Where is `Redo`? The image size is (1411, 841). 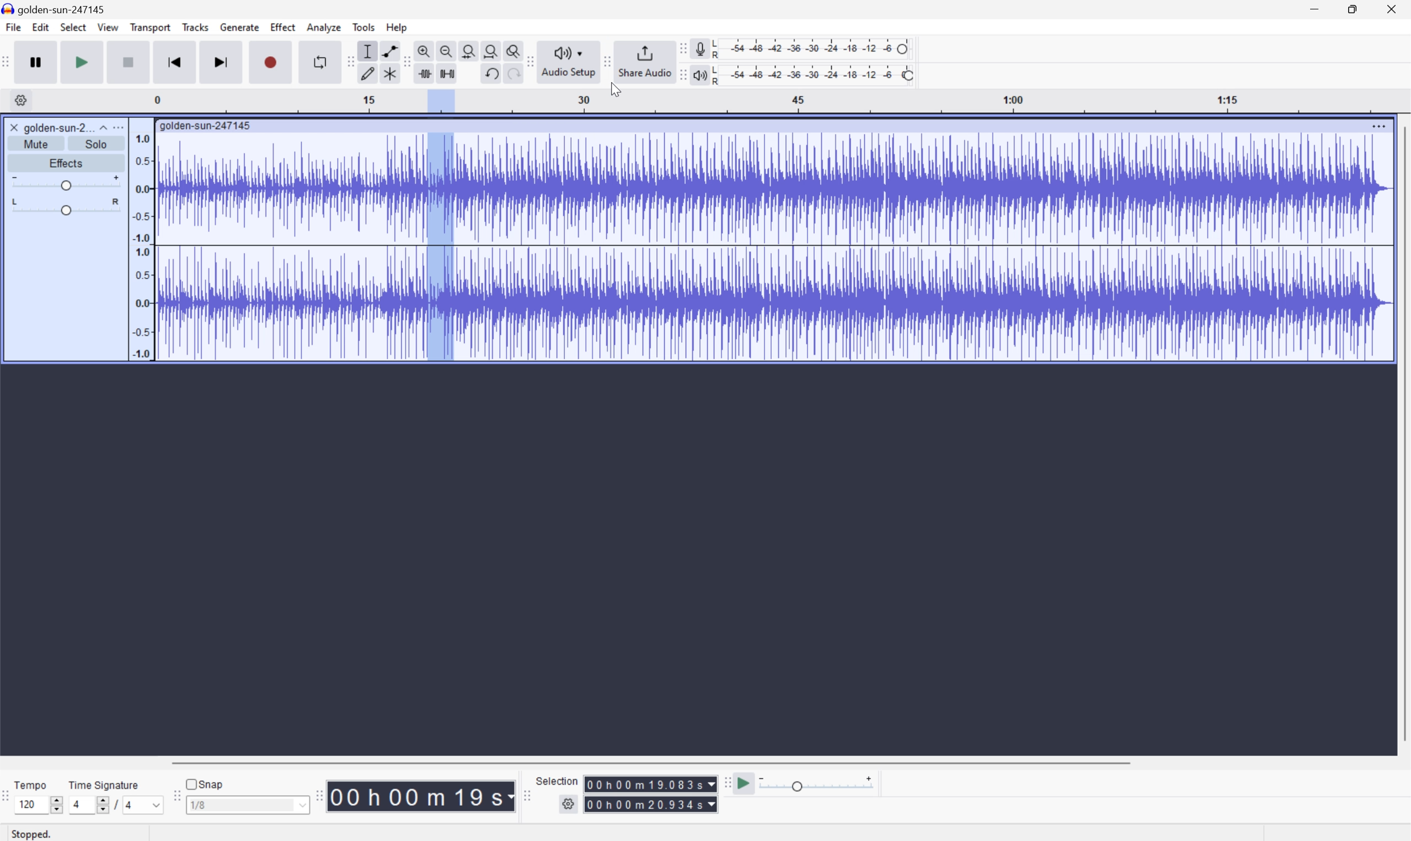
Redo is located at coordinates (512, 78).